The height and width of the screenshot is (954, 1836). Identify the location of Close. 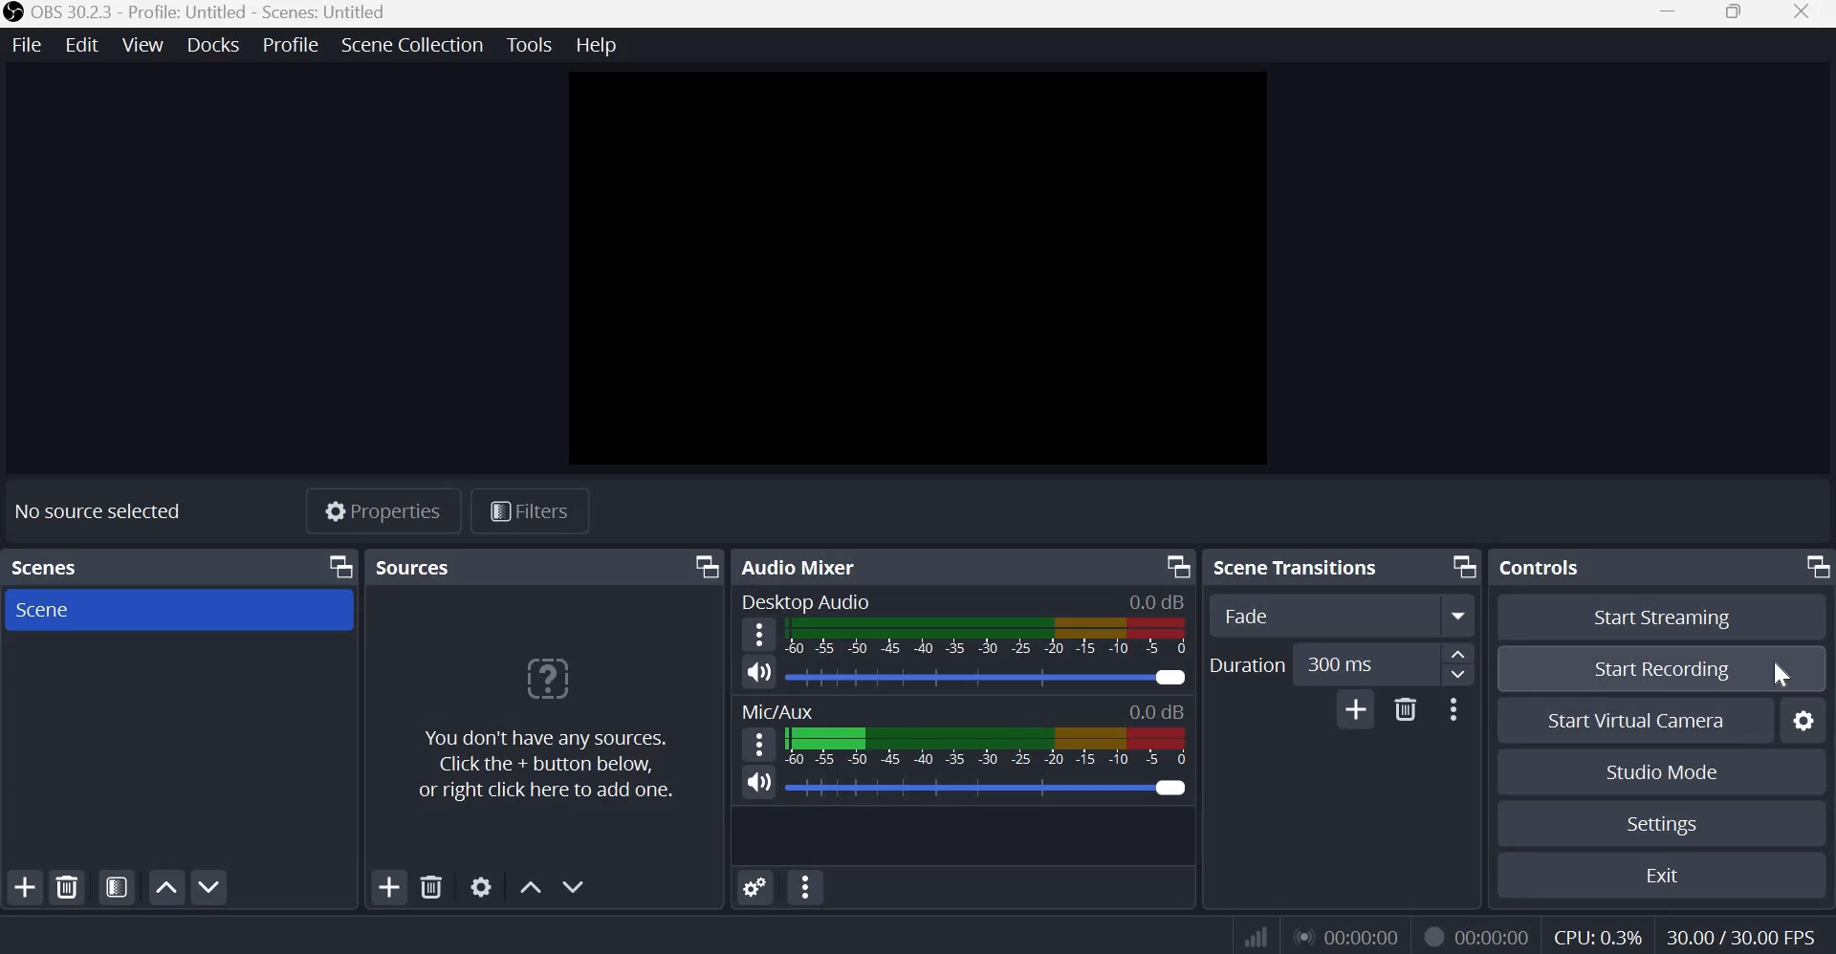
(1801, 13).